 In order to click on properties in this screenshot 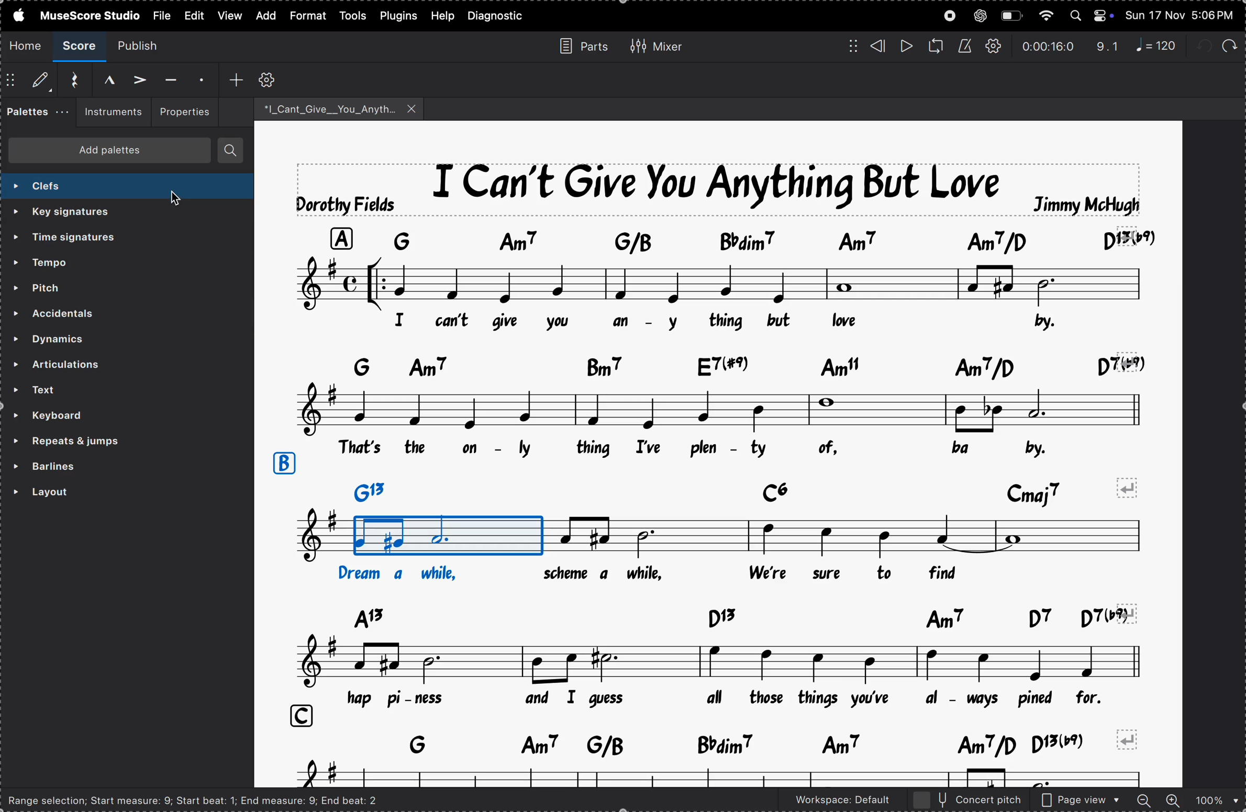, I will do `click(183, 110)`.